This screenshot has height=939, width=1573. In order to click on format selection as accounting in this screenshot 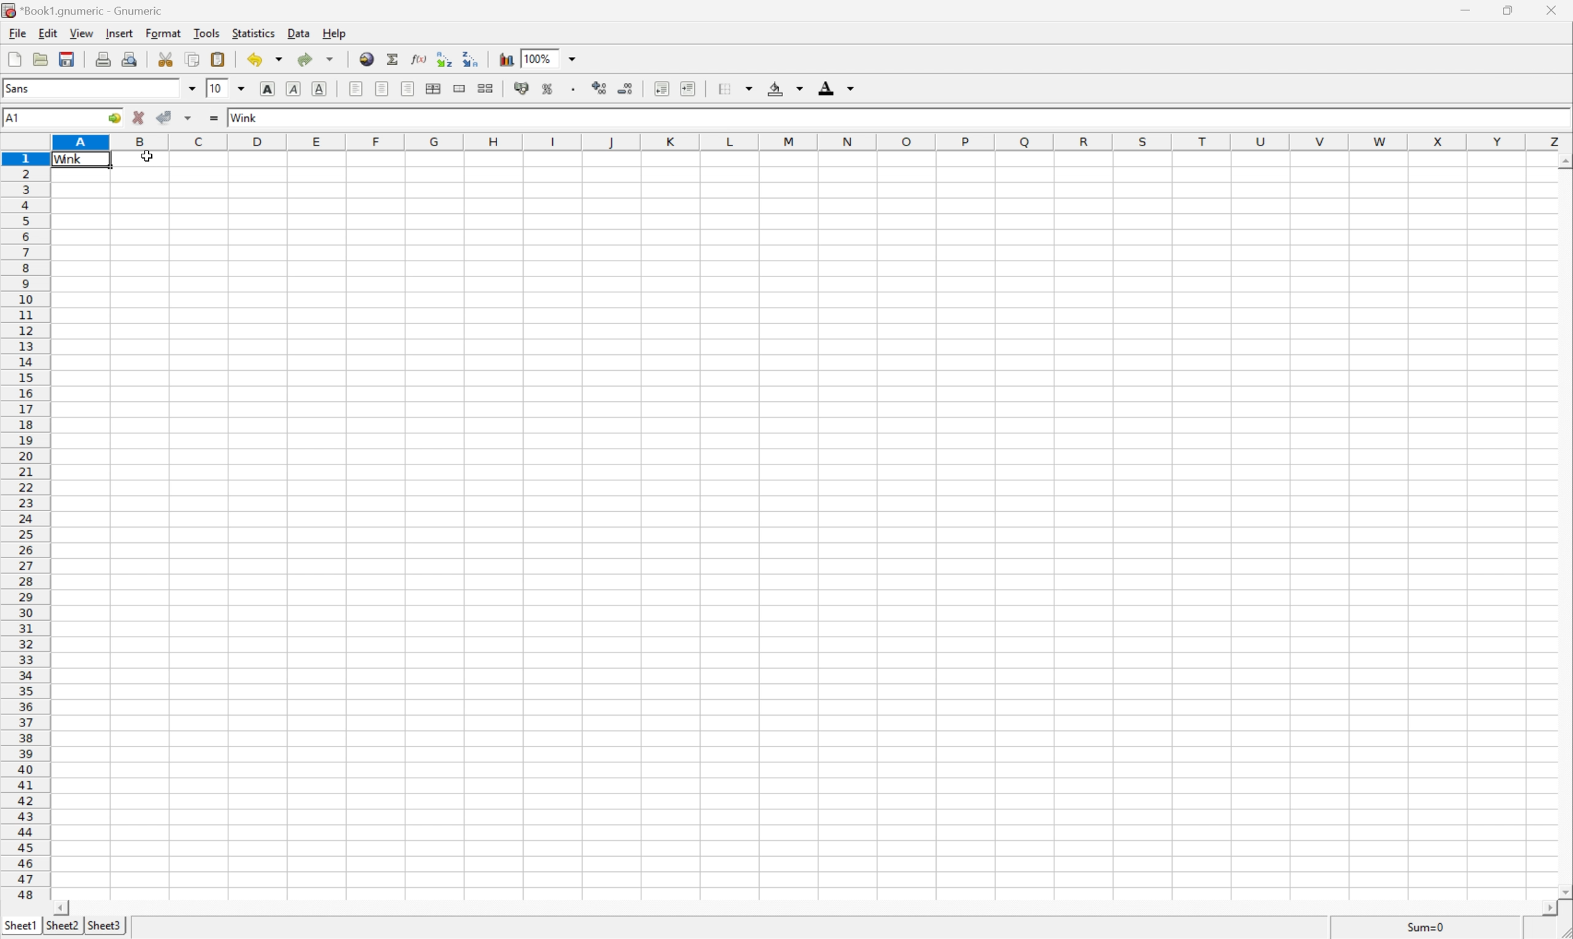, I will do `click(521, 87)`.